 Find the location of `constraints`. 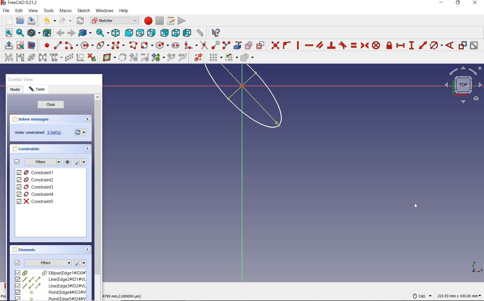

constraints is located at coordinates (28, 148).